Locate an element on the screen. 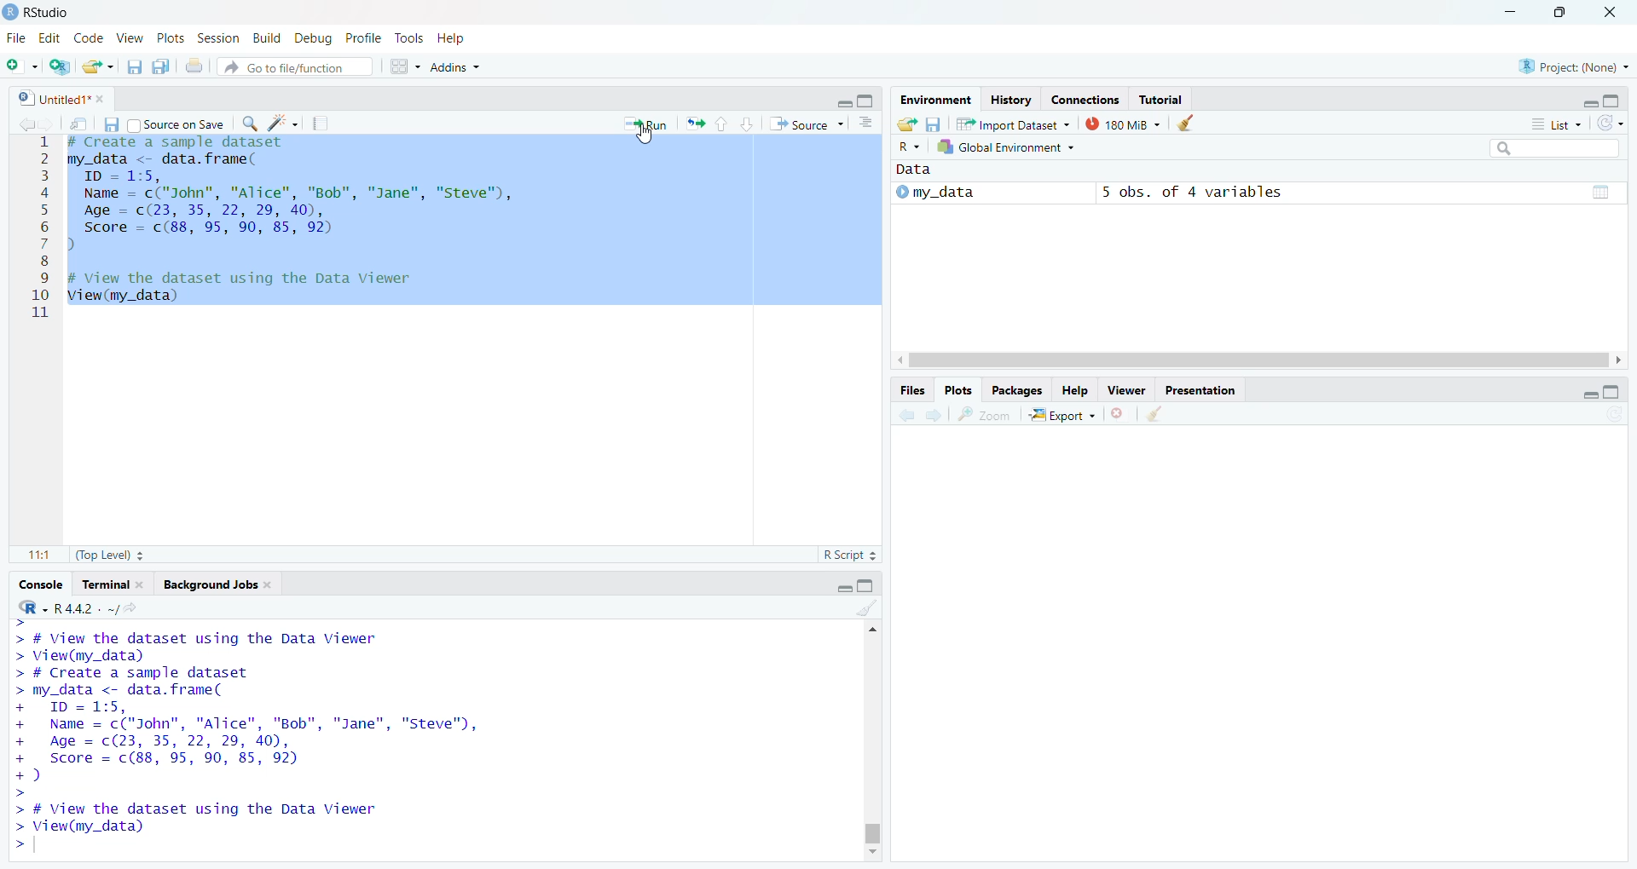  History is located at coordinates (1009, 101).